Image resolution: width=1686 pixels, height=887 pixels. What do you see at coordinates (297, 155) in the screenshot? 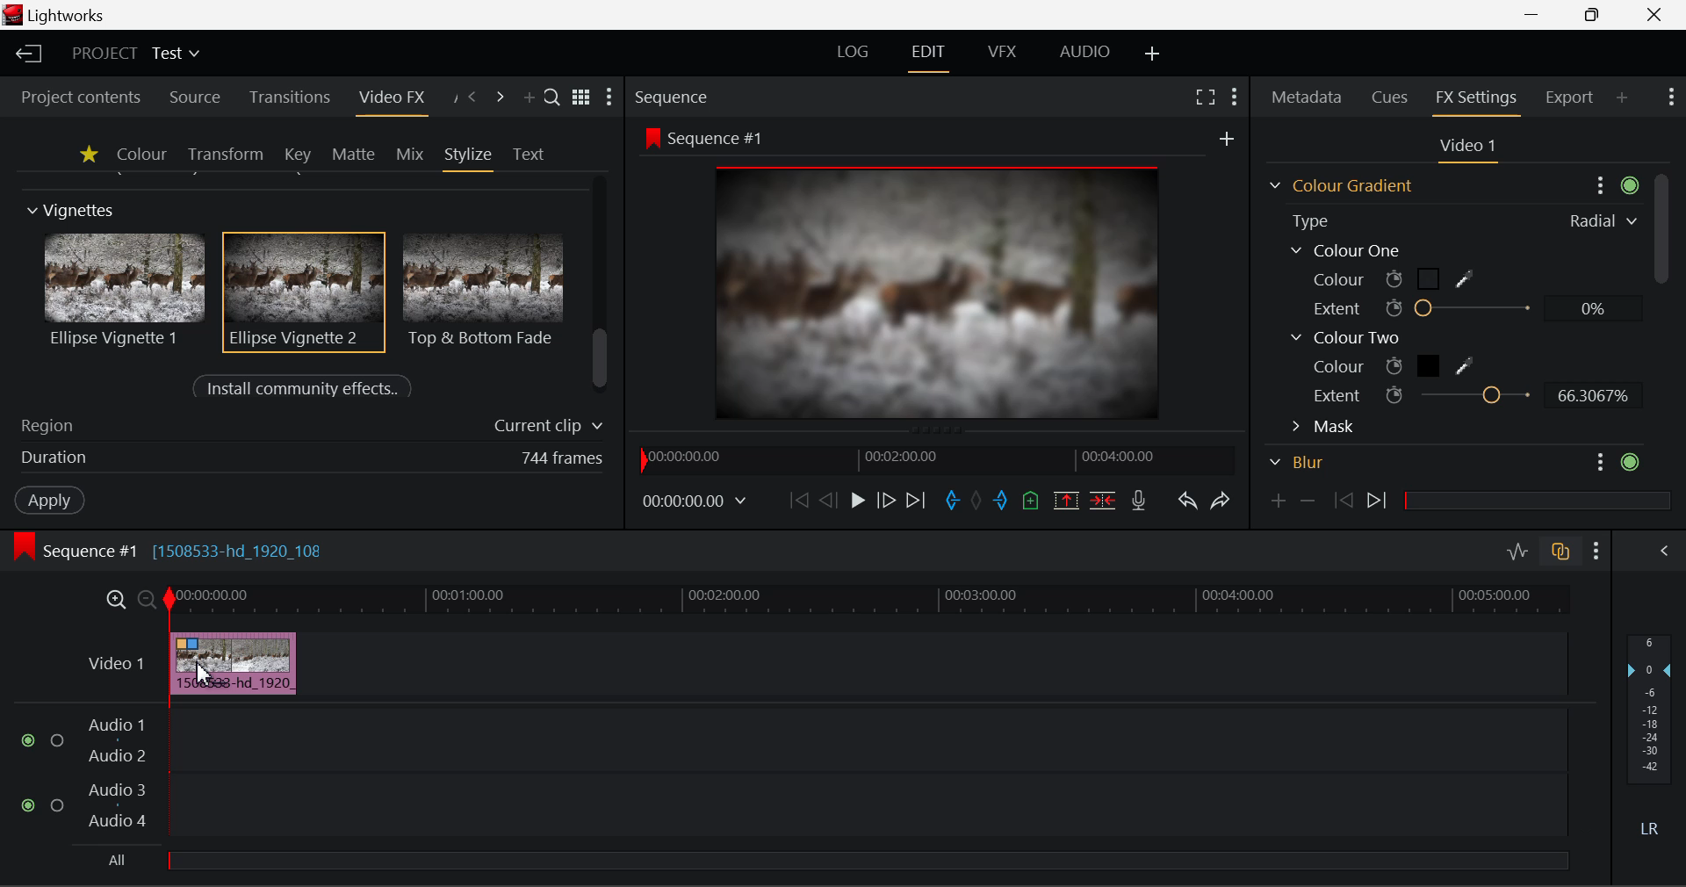
I see `Key` at bounding box center [297, 155].